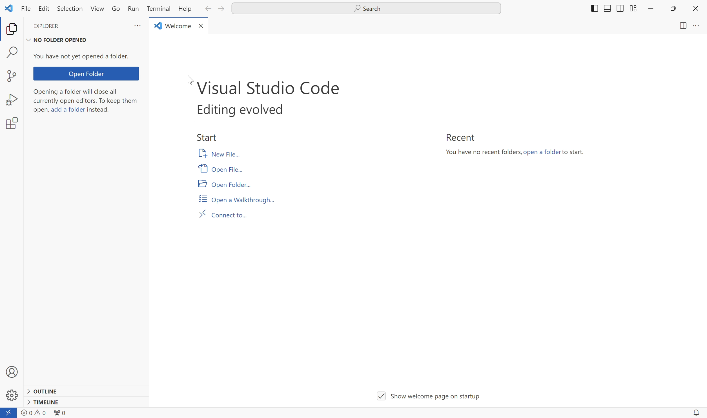 This screenshot has width=707, height=418. I want to click on cursor, so click(190, 80).